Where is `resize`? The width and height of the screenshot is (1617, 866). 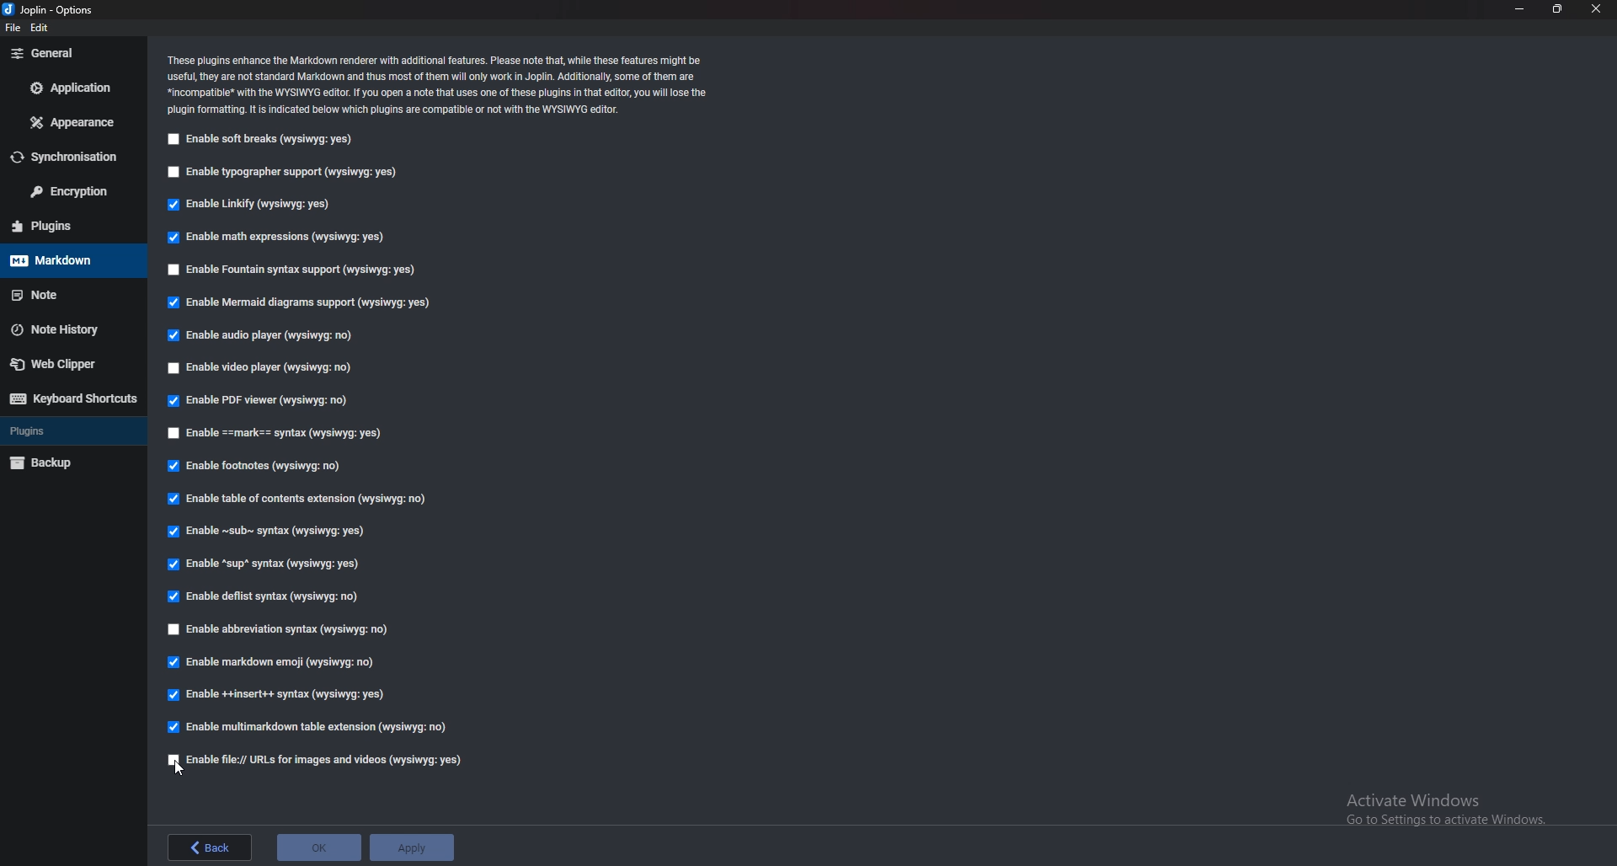
resize is located at coordinates (1558, 9).